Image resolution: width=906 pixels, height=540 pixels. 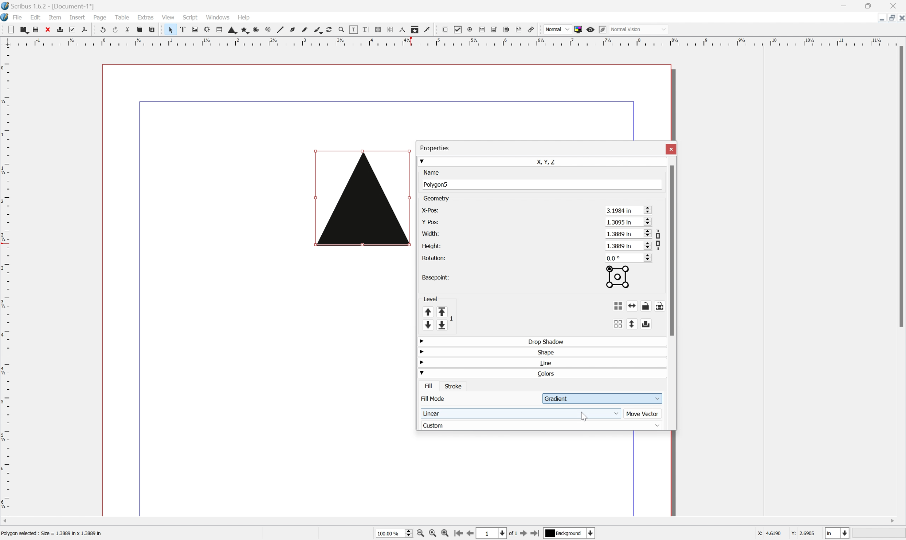 I want to click on 1.3889 in, so click(x=629, y=245).